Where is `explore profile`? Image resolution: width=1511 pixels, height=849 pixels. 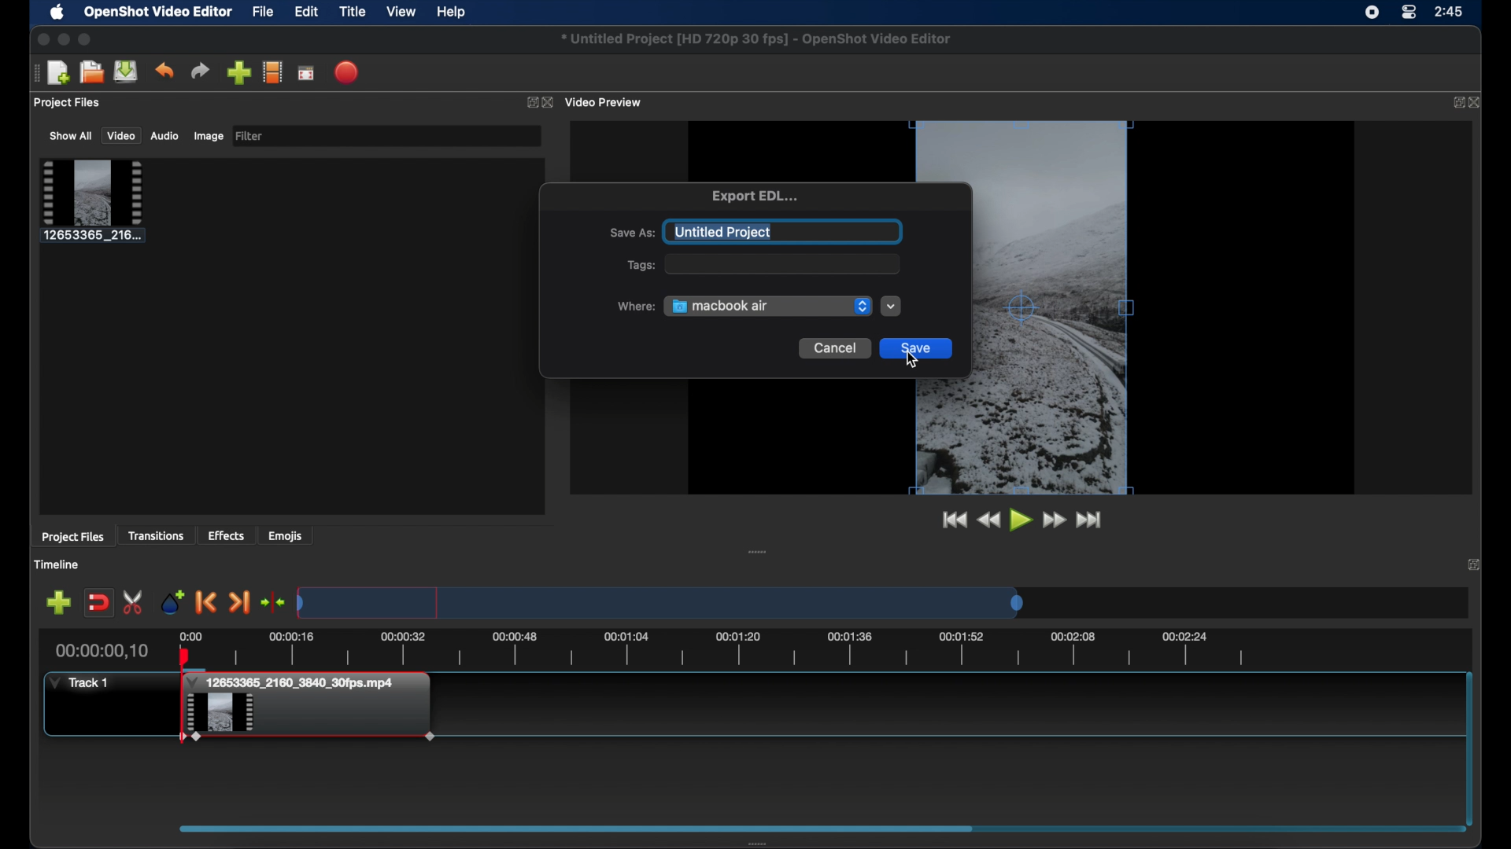
explore profile is located at coordinates (273, 72).